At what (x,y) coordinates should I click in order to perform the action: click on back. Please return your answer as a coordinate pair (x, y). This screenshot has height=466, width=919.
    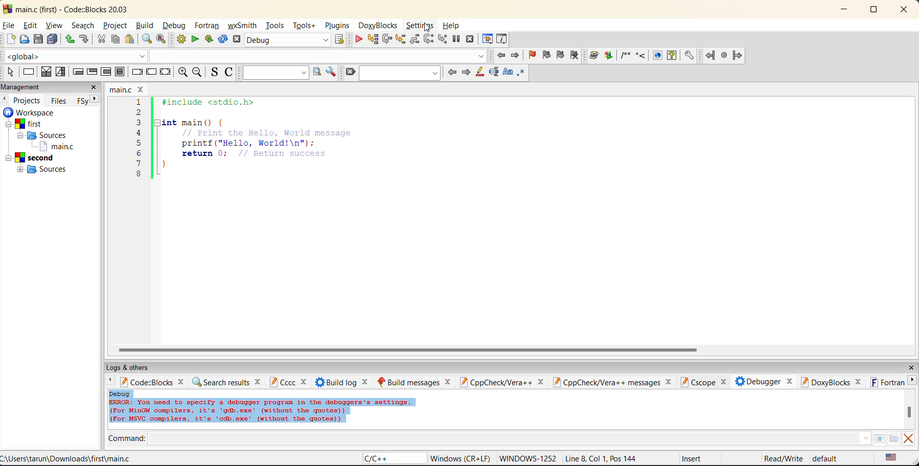
    Looking at the image, I should click on (109, 380).